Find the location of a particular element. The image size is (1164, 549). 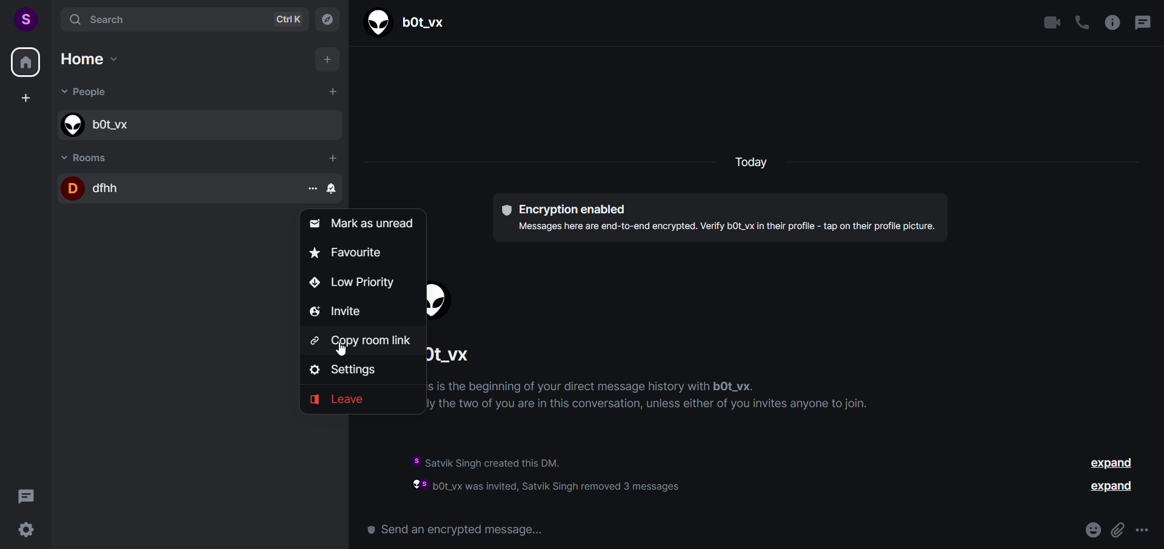

explore is located at coordinates (327, 19).